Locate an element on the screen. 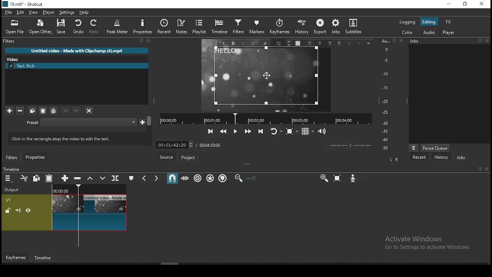 The height and width of the screenshot is (277, 492). zoom timeline to fit is located at coordinates (337, 178).